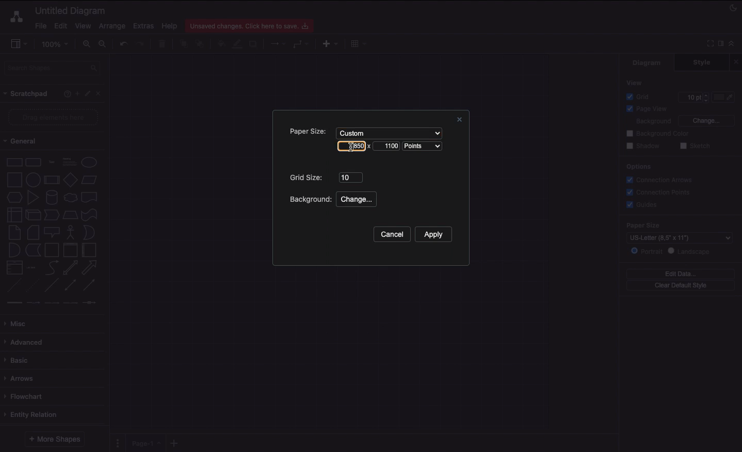 Image resolution: width=742 pixels, height=452 pixels. I want to click on Page 1, so click(144, 442).